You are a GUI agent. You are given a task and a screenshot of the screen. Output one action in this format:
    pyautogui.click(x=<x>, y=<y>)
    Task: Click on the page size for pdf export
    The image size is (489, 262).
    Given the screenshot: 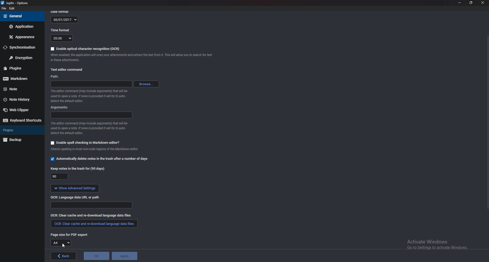 What is the action you would take?
    pyautogui.click(x=69, y=235)
    